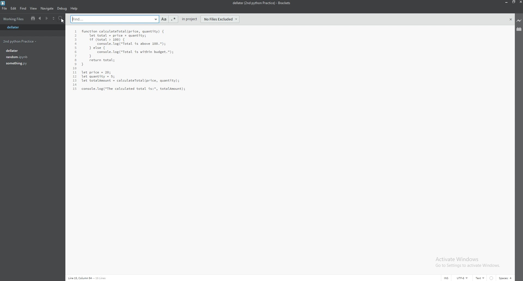  What do you see at coordinates (190, 19) in the screenshot?
I see `in project ` at bounding box center [190, 19].